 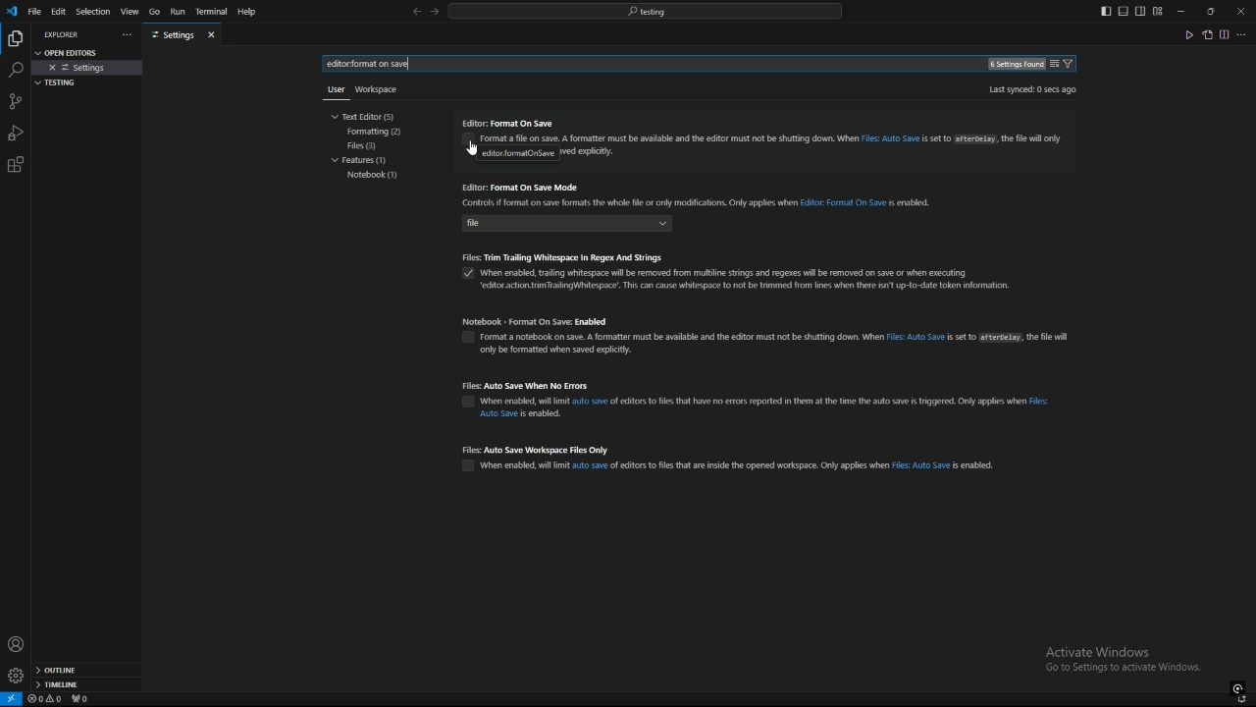 What do you see at coordinates (1238, 687) in the screenshot?
I see `GO LIVE` at bounding box center [1238, 687].